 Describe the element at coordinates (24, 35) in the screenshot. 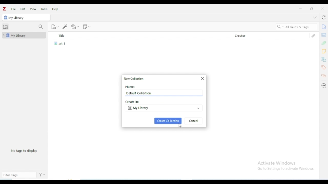

I see `my library` at that location.